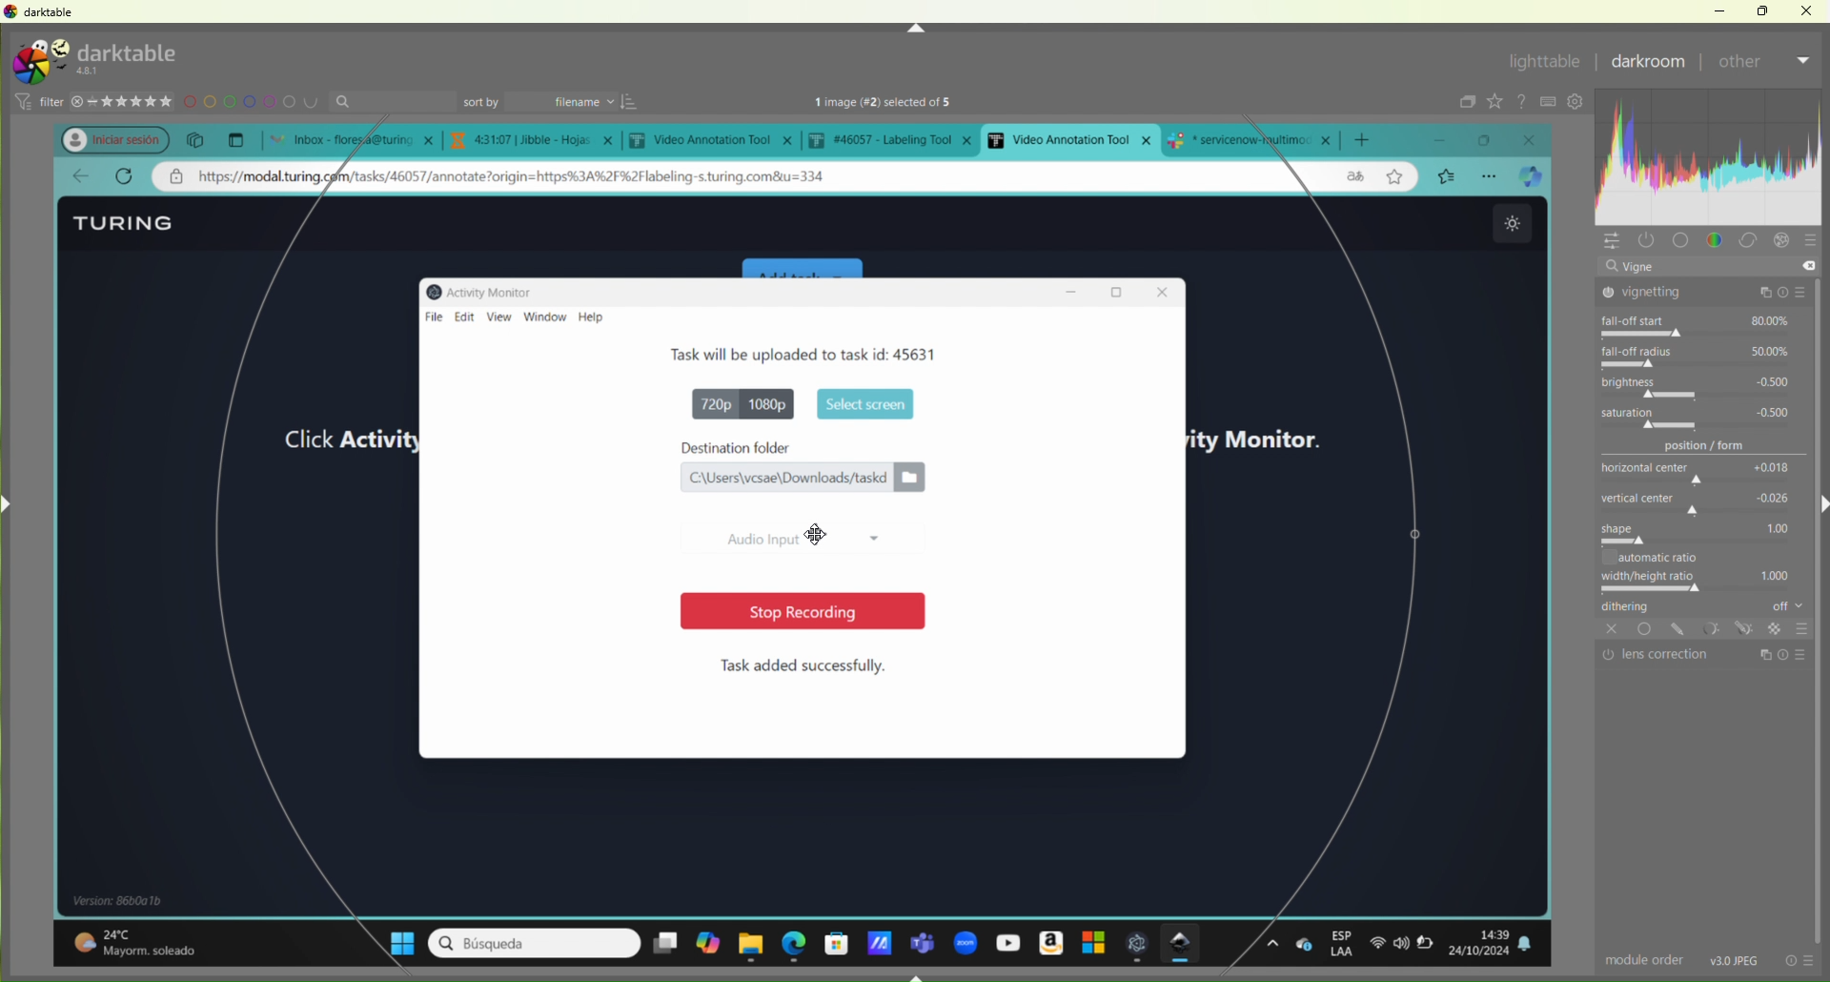  Describe the element at coordinates (550, 100) in the screenshot. I see `sort by` at that location.